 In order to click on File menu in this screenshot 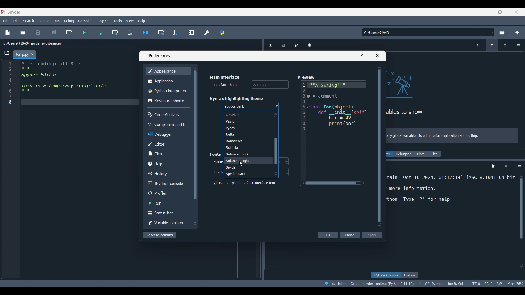, I will do `click(6, 21)`.